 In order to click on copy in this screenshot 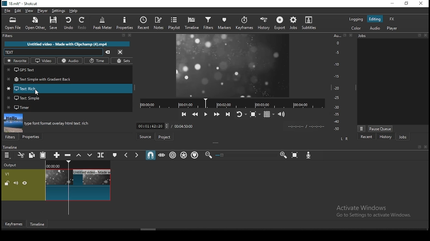, I will do `click(32, 155)`.